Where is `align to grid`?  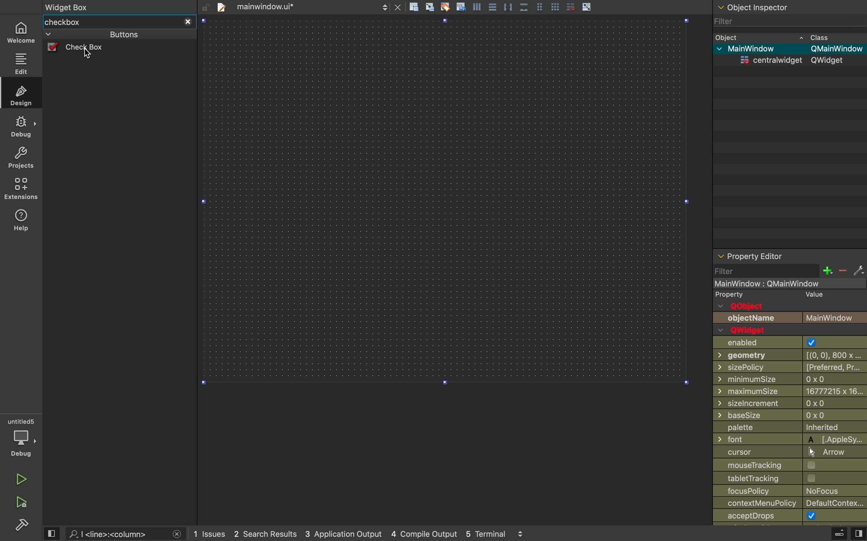
align to grid is located at coordinates (429, 6).